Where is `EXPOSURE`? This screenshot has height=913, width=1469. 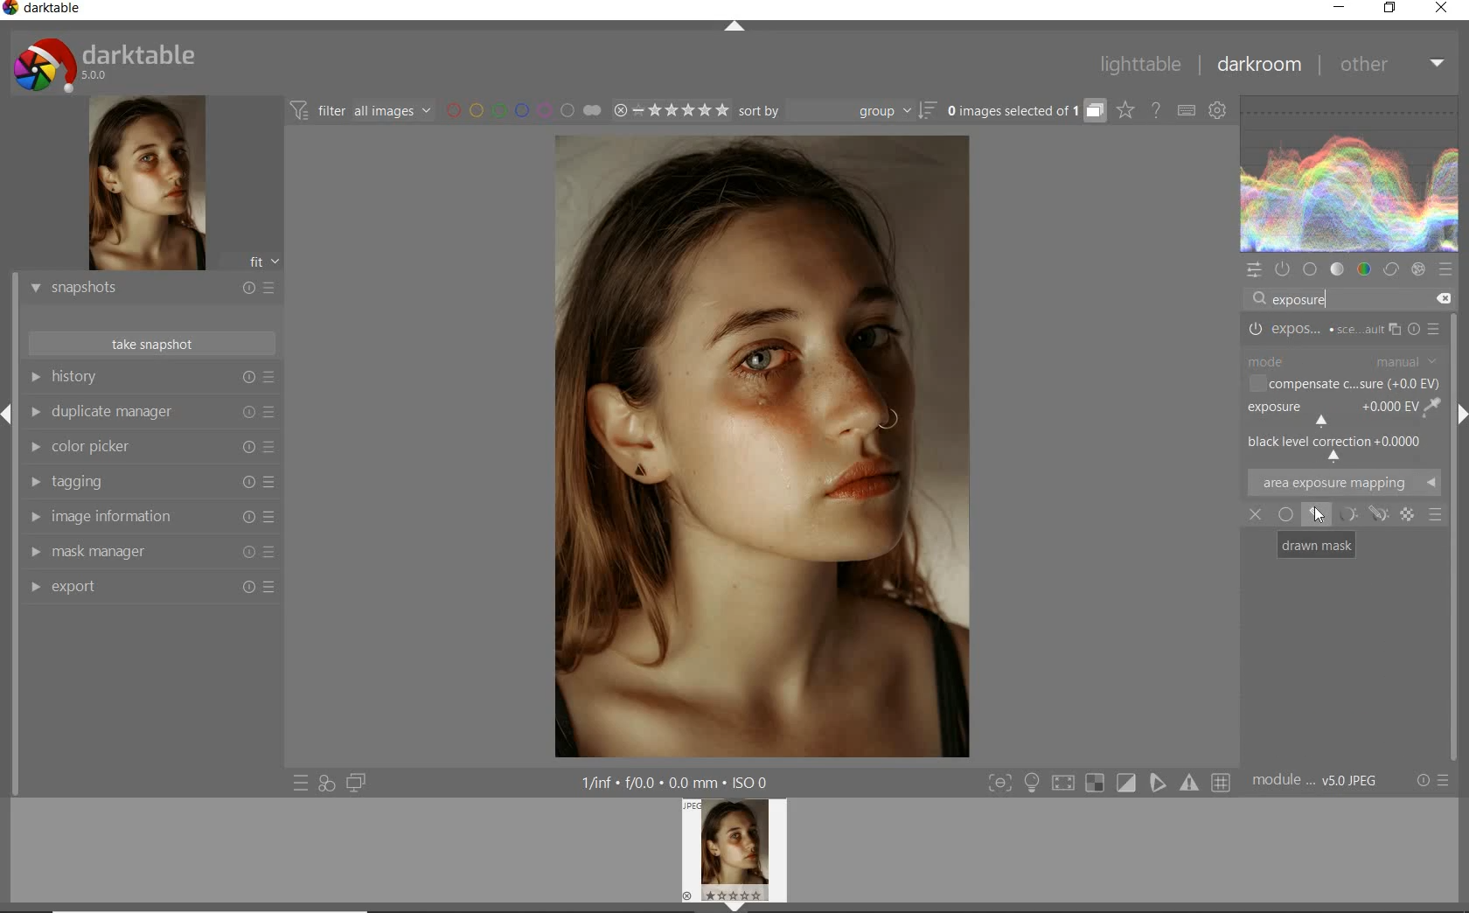 EXPOSURE is located at coordinates (1326, 414).